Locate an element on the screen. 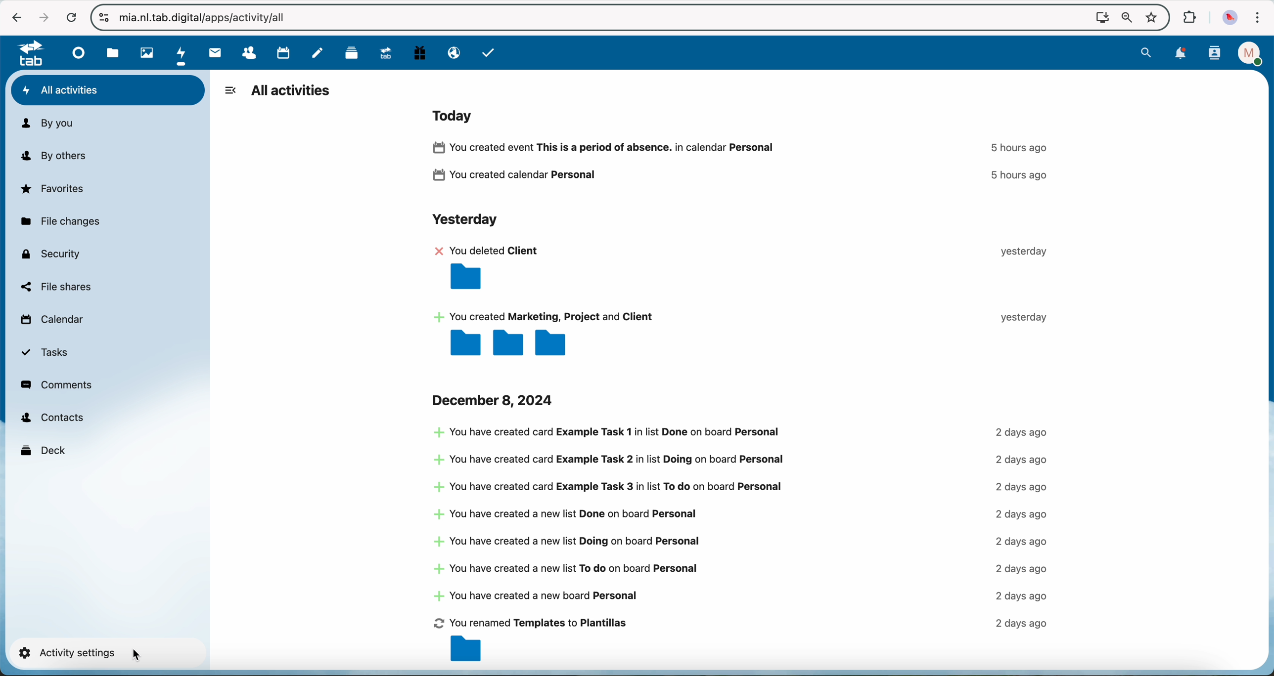 This screenshot has width=1274, height=676. photos is located at coordinates (144, 52).